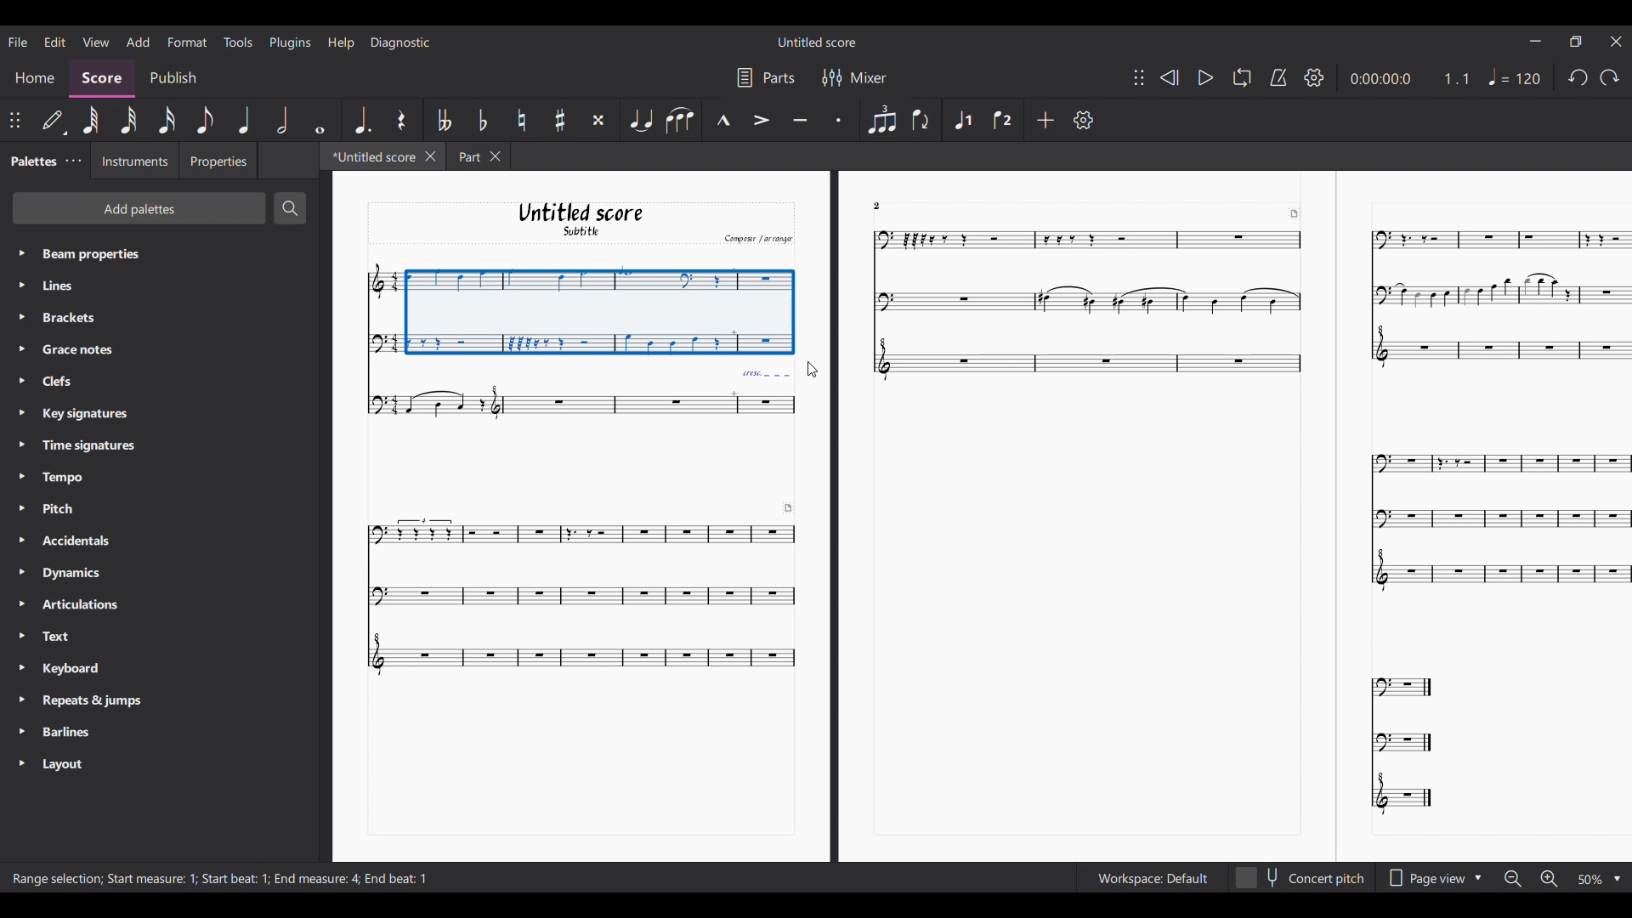 This screenshot has height=918, width=1632. What do you see at coordinates (397, 878) in the screenshot?
I see `End beat :1` at bounding box center [397, 878].